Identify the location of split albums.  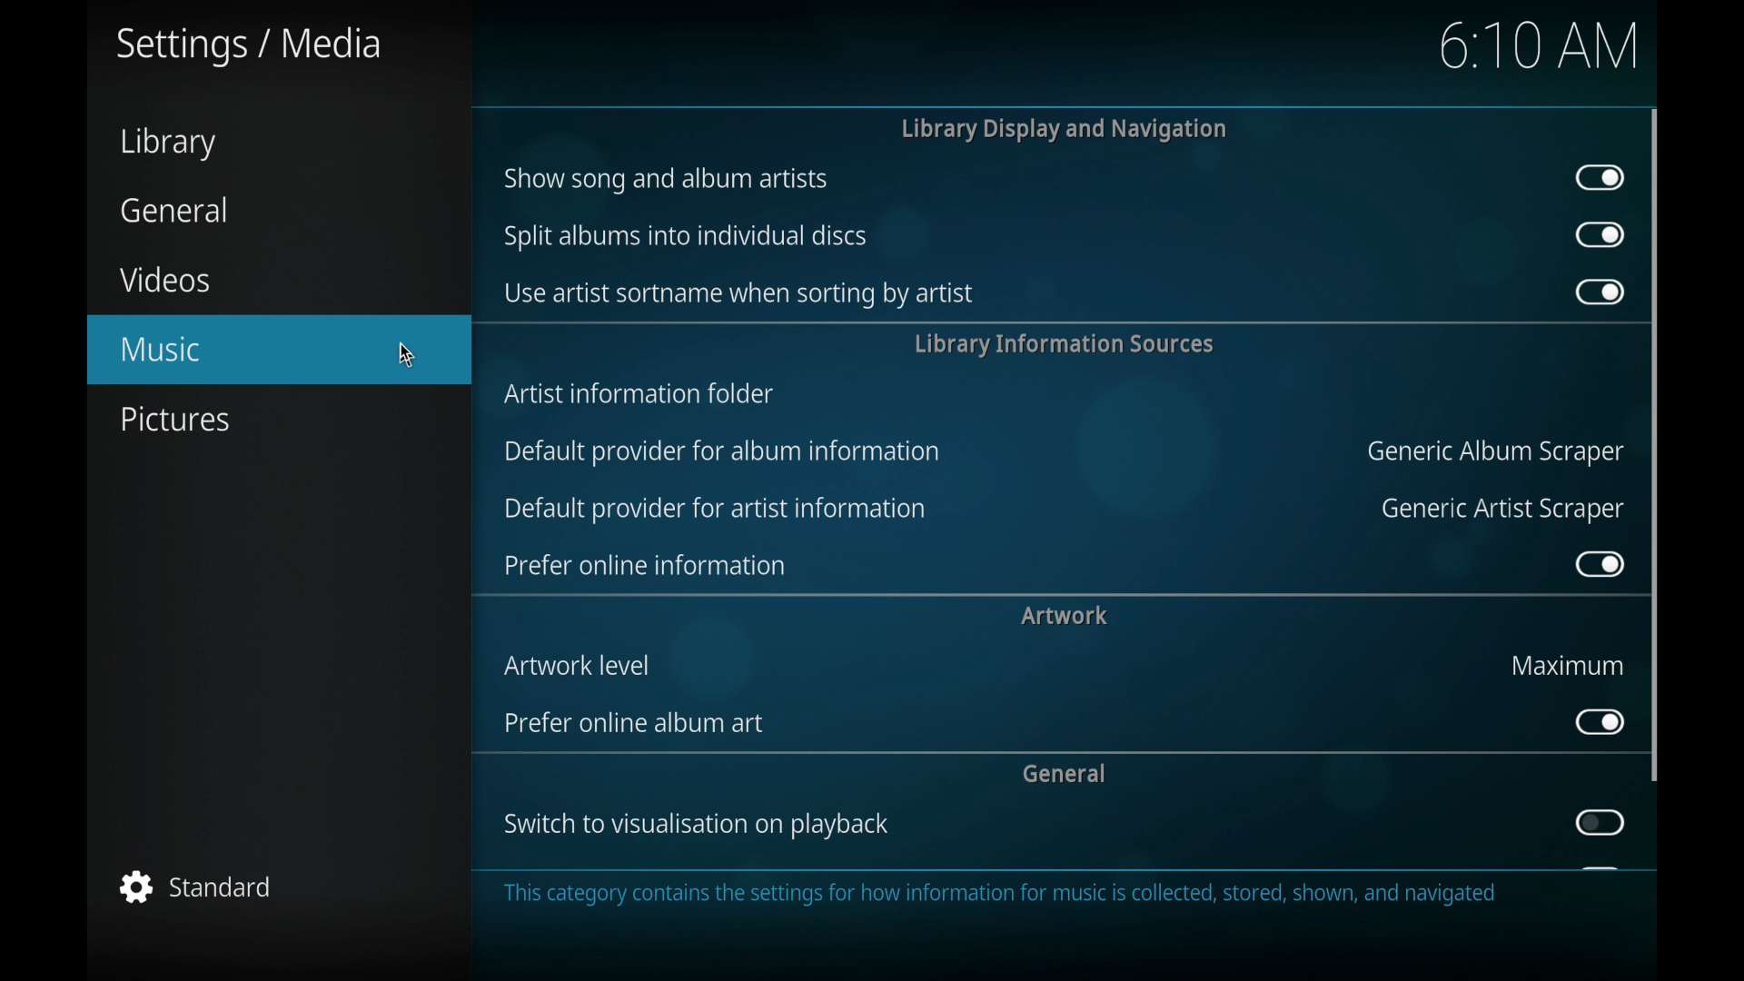
(687, 236).